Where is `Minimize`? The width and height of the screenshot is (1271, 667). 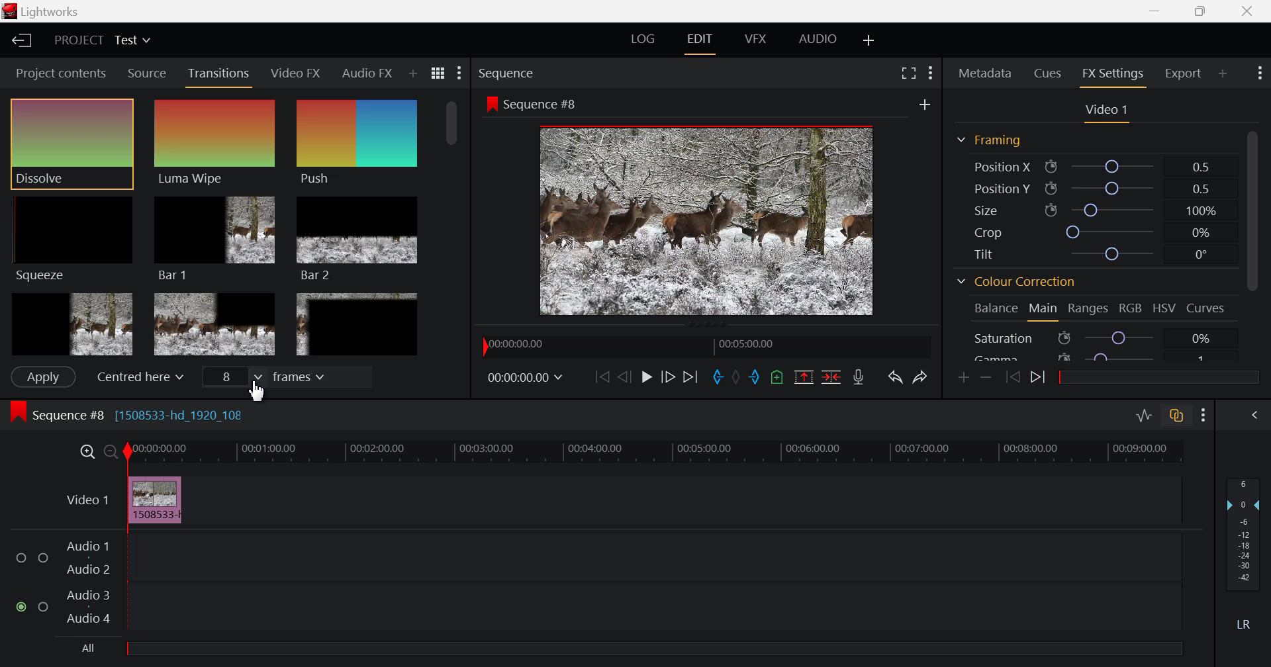
Minimize is located at coordinates (1202, 11).